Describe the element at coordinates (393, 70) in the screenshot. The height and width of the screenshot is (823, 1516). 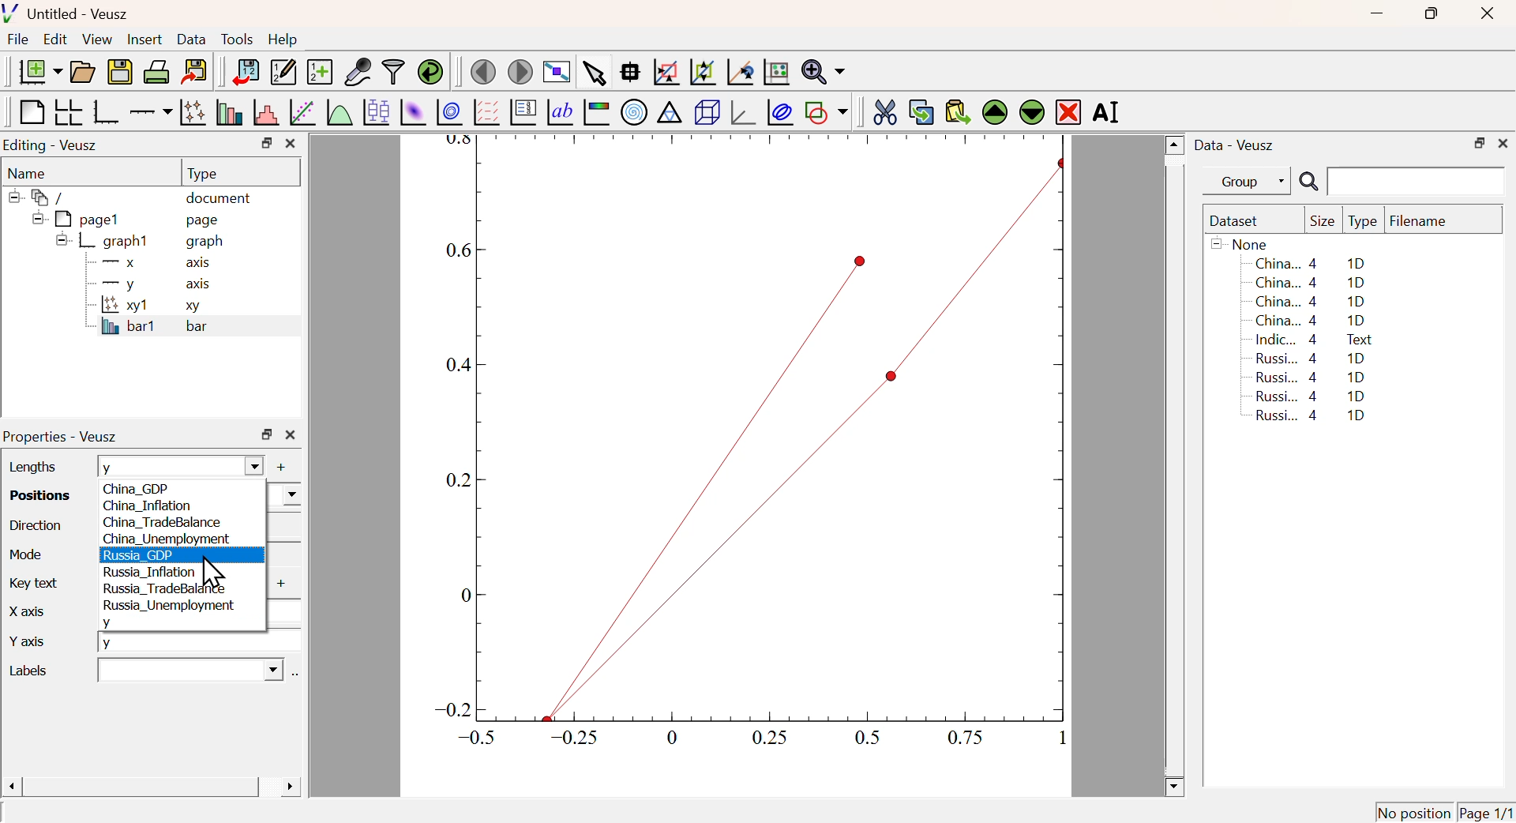
I see `Filter Data` at that location.